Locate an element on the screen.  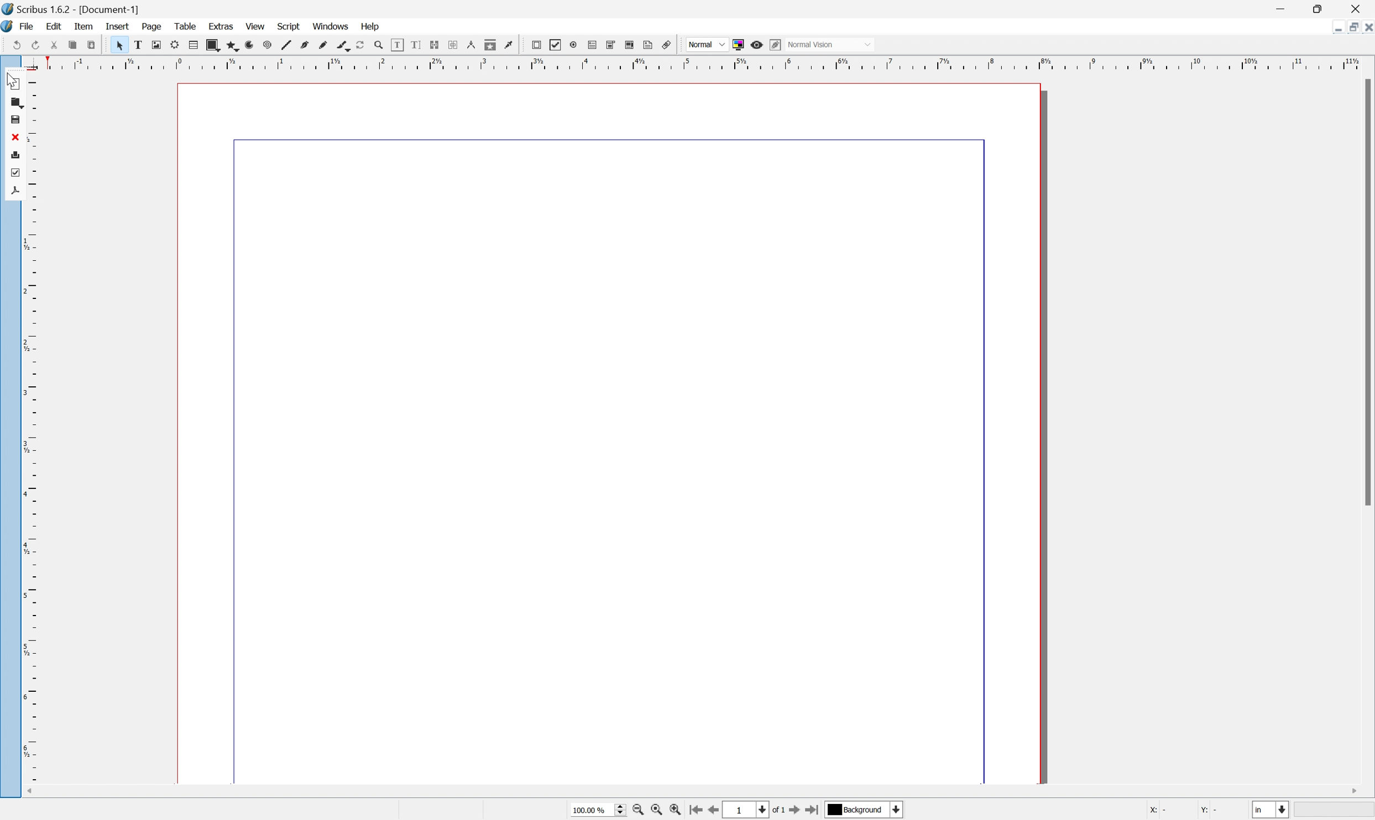
open is located at coordinates (15, 103).